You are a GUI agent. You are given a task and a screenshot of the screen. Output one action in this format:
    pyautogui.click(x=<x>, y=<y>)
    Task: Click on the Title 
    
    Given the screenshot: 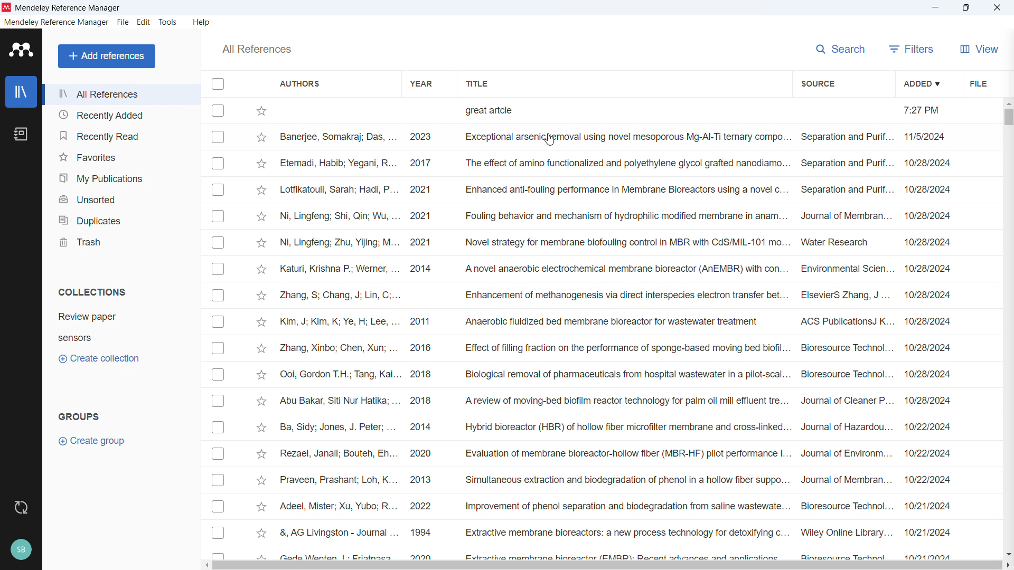 What is the action you would take?
    pyautogui.click(x=69, y=8)
    